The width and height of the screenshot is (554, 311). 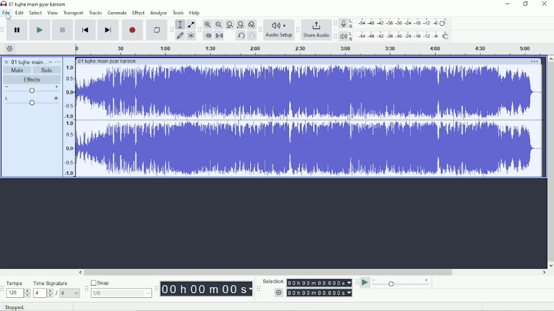 What do you see at coordinates (48, 70) in the screenshot?
I see `Solo` at bounding box center [48, 70].